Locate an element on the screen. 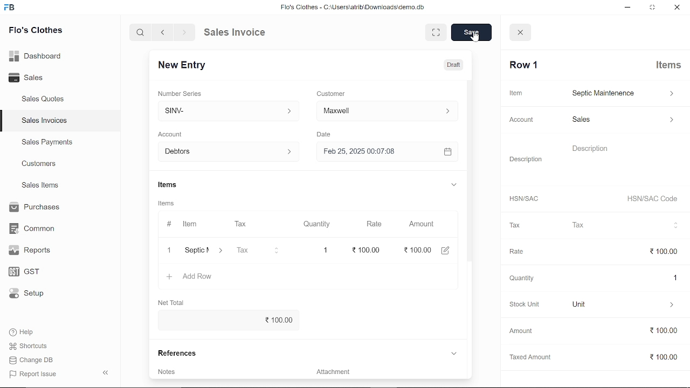  HSN/SAC Code is located at coordinates (652, 200).